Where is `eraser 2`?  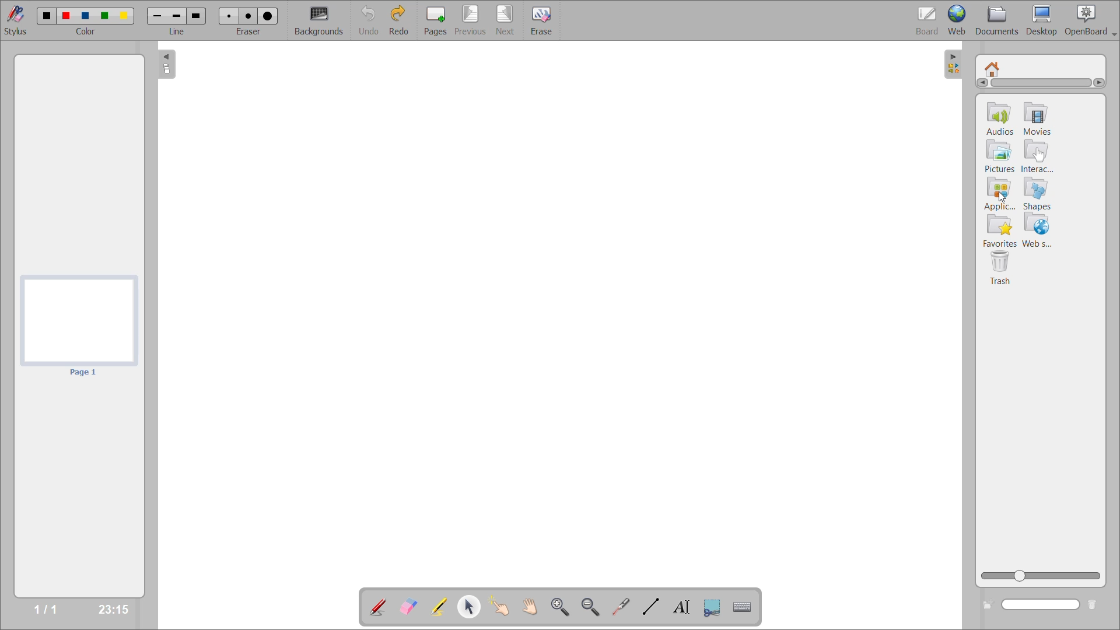
eraser 2 is located at coordinates (249, 16).